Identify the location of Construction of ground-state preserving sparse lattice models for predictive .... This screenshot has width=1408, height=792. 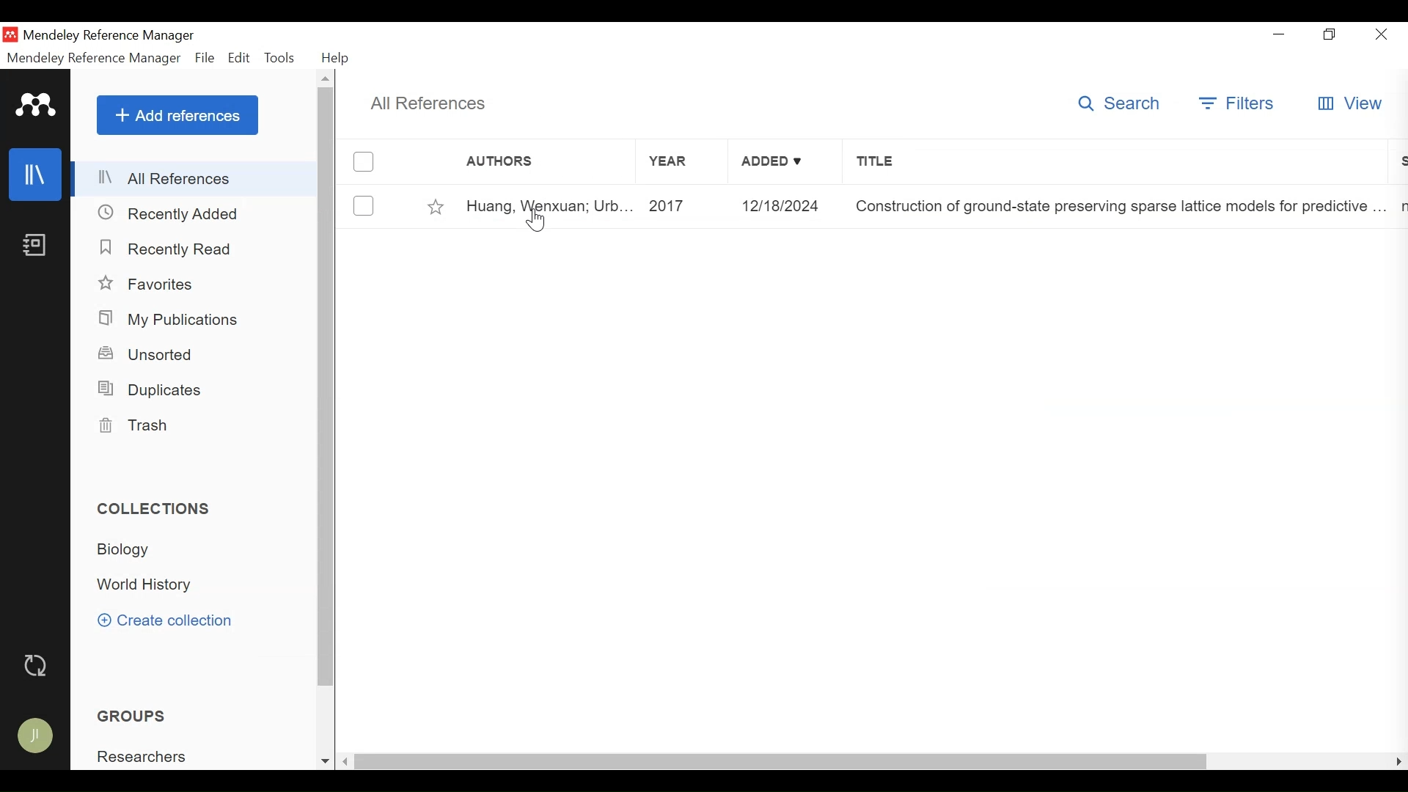
(1116, 207).